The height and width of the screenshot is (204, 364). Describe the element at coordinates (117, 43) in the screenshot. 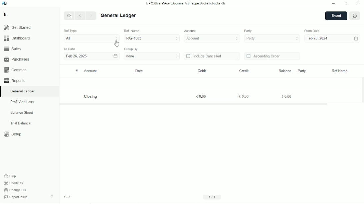

I see `Cursor` at that location.